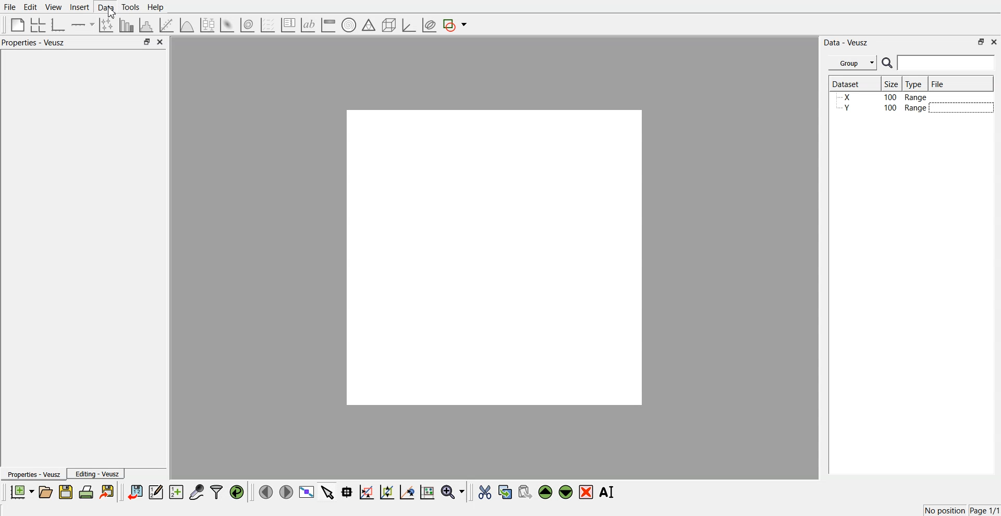 The height and width of the screenshot is (516, 1001). Describe the element at coordinates (546, 492) in the screenshot. I see `Move up the selected widget` at that location.